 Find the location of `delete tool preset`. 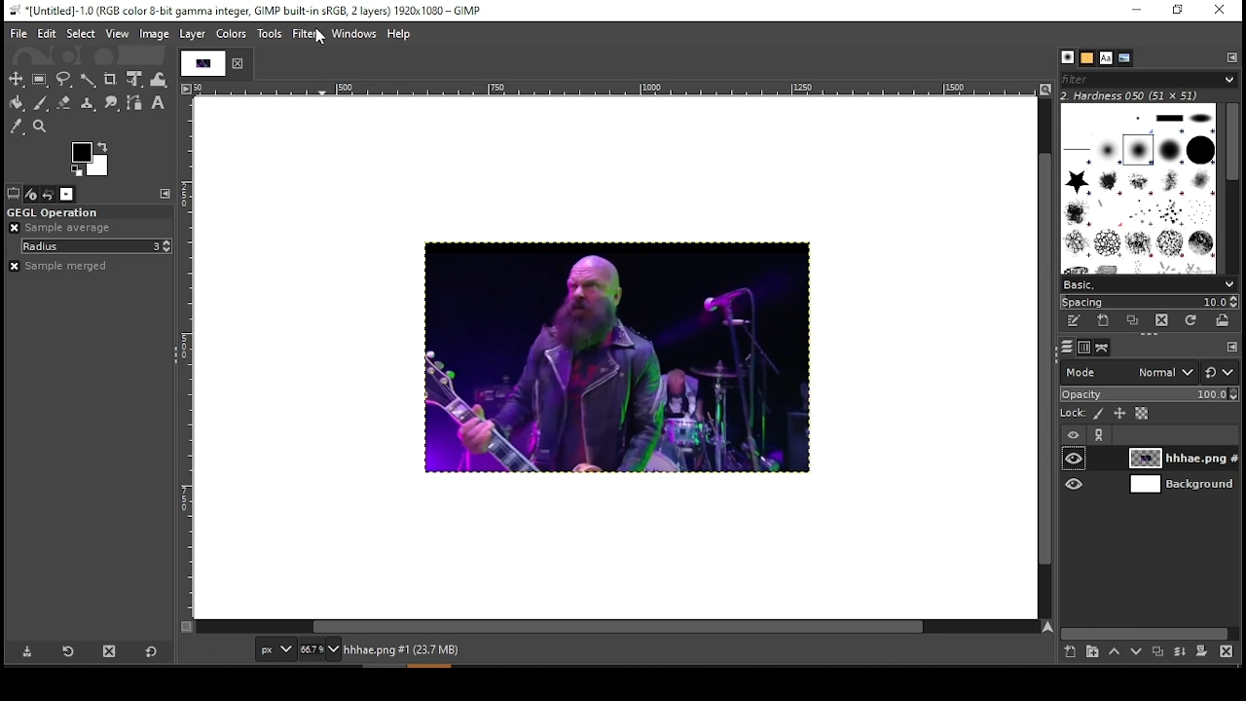

delete tool preset is located at coordinates (109, 650).